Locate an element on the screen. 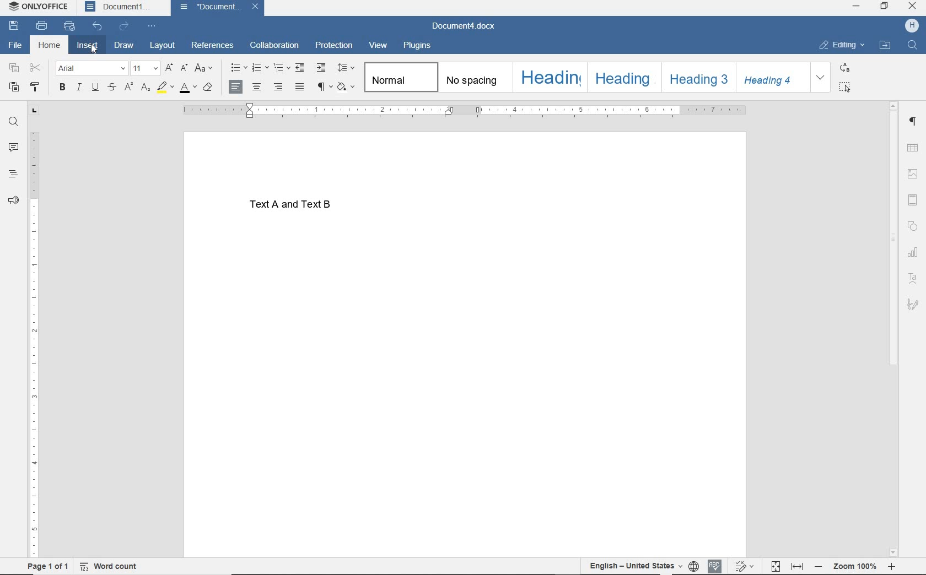 This screenshot has width=926, height=575. ALIGN RIGHT is located at coordinates (278, 88).